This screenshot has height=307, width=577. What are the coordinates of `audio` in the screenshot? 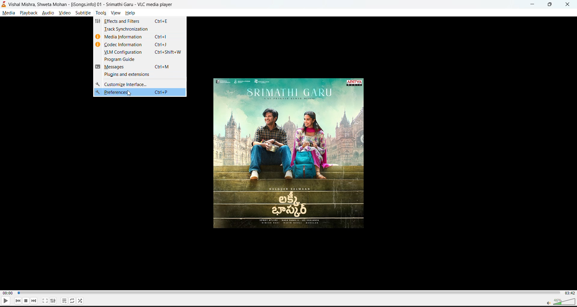 It's located at (48, 13).